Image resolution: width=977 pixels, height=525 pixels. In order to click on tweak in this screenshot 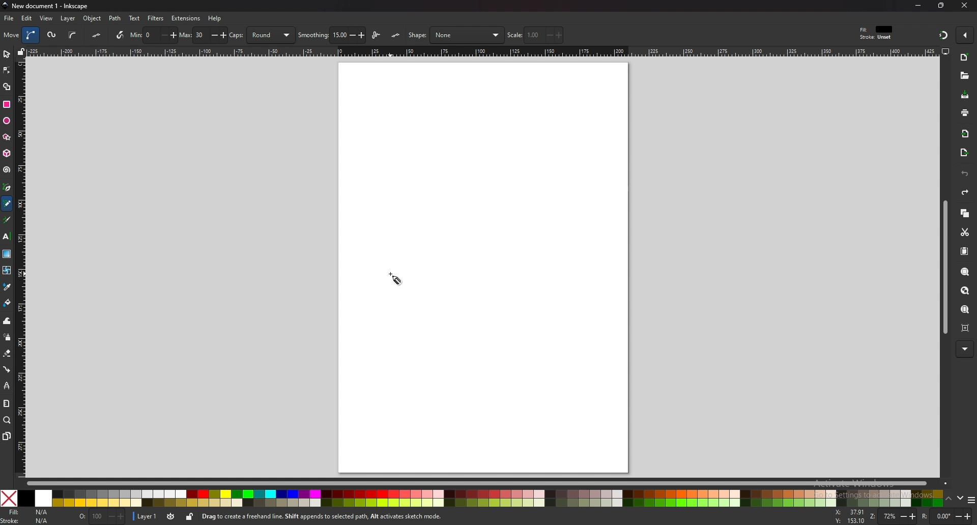, I will do `click(7, 320)`.